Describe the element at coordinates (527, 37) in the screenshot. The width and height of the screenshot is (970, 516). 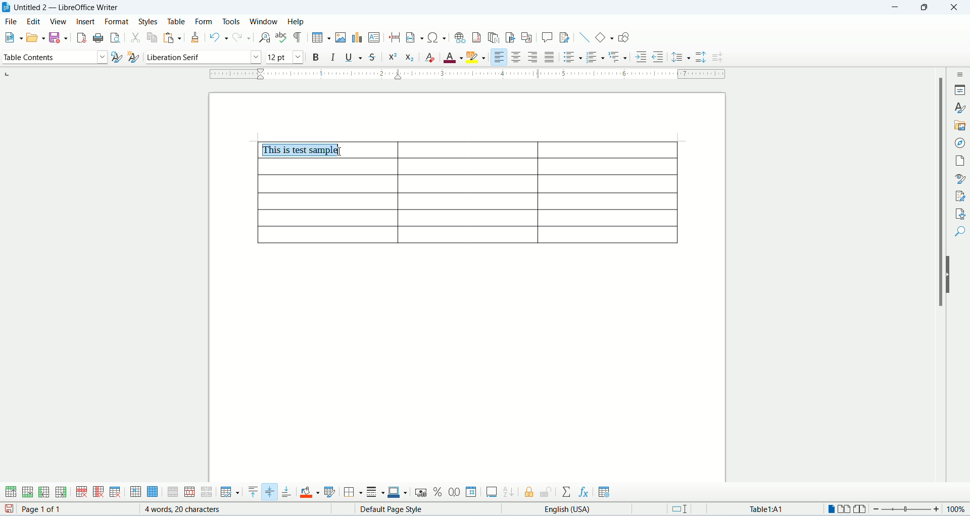
I see `insert cross references` at that location.